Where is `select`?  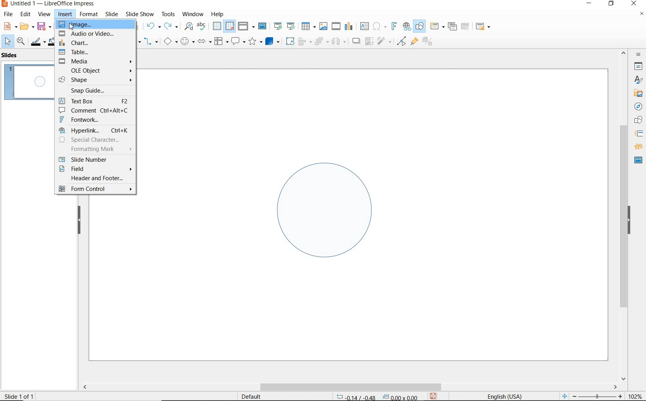
select is located at coordinates (8, 41).